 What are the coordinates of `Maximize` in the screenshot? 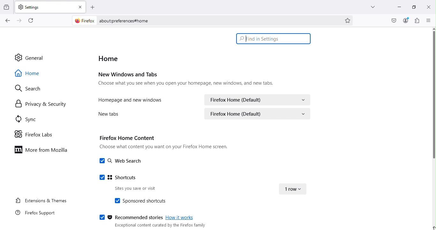 It's located at (411, 7).